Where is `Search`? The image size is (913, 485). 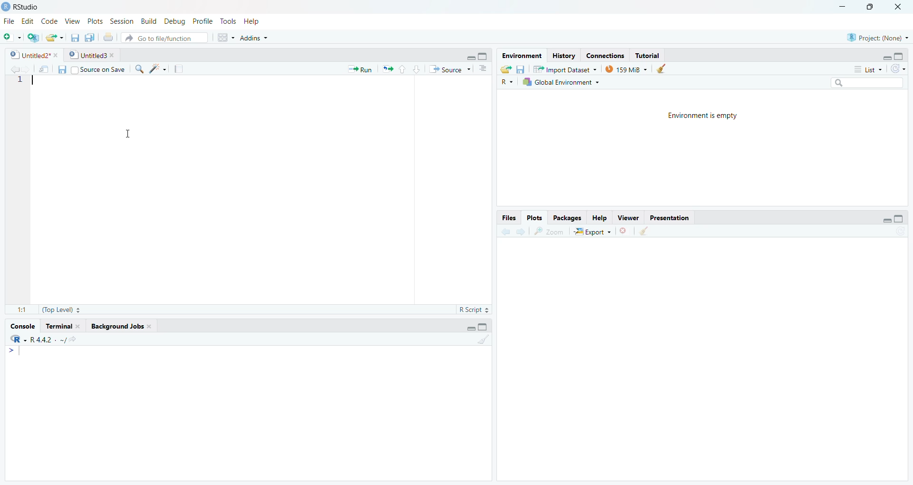 Search is located at coordinates (866, 82).